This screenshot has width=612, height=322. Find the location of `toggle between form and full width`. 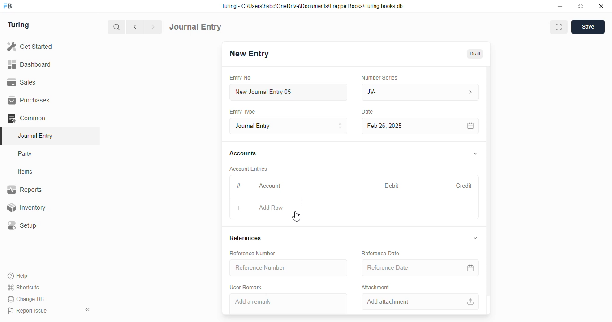

toggle between form and full width is located at coordinates (558, 27).